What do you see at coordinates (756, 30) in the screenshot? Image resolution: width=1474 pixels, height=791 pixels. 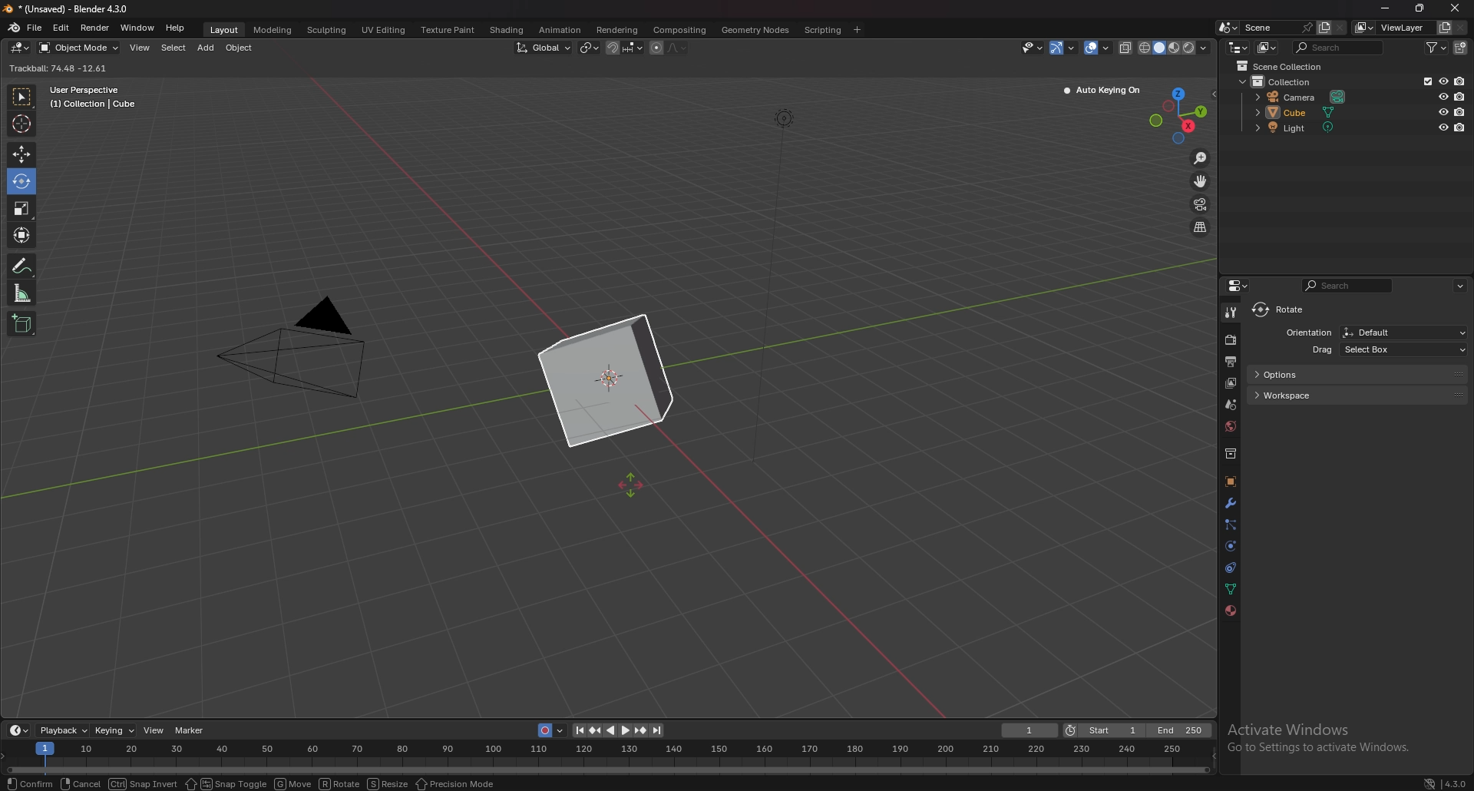 I see `geometry nodes` at bounding box center [756, 30].